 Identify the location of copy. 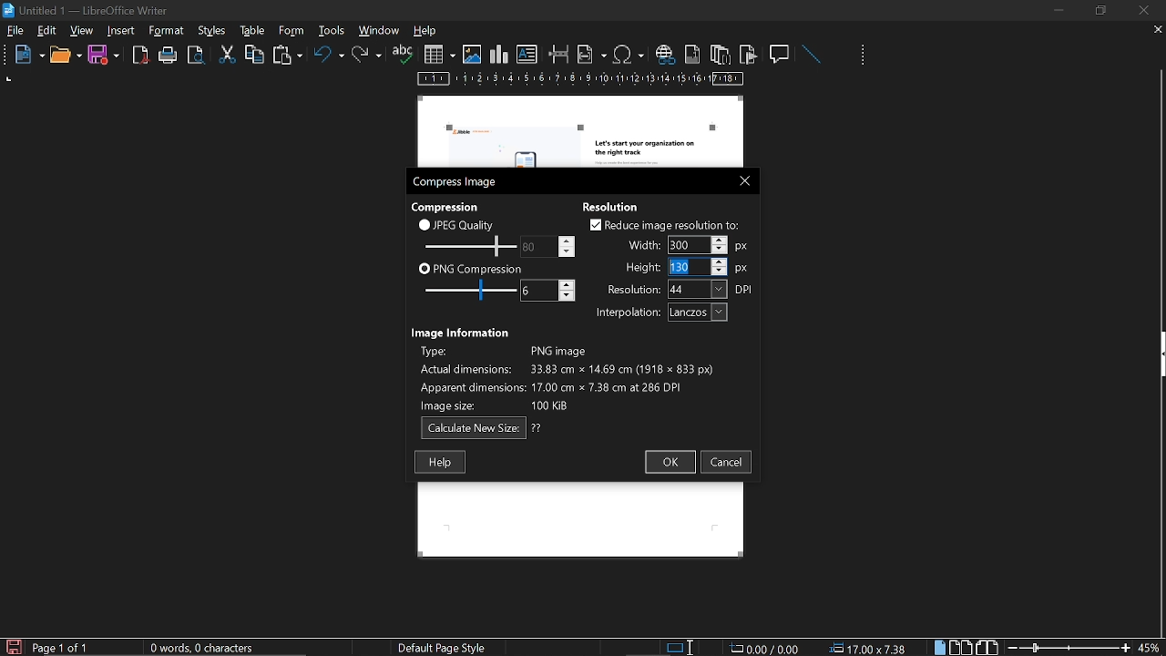
(254, 54).